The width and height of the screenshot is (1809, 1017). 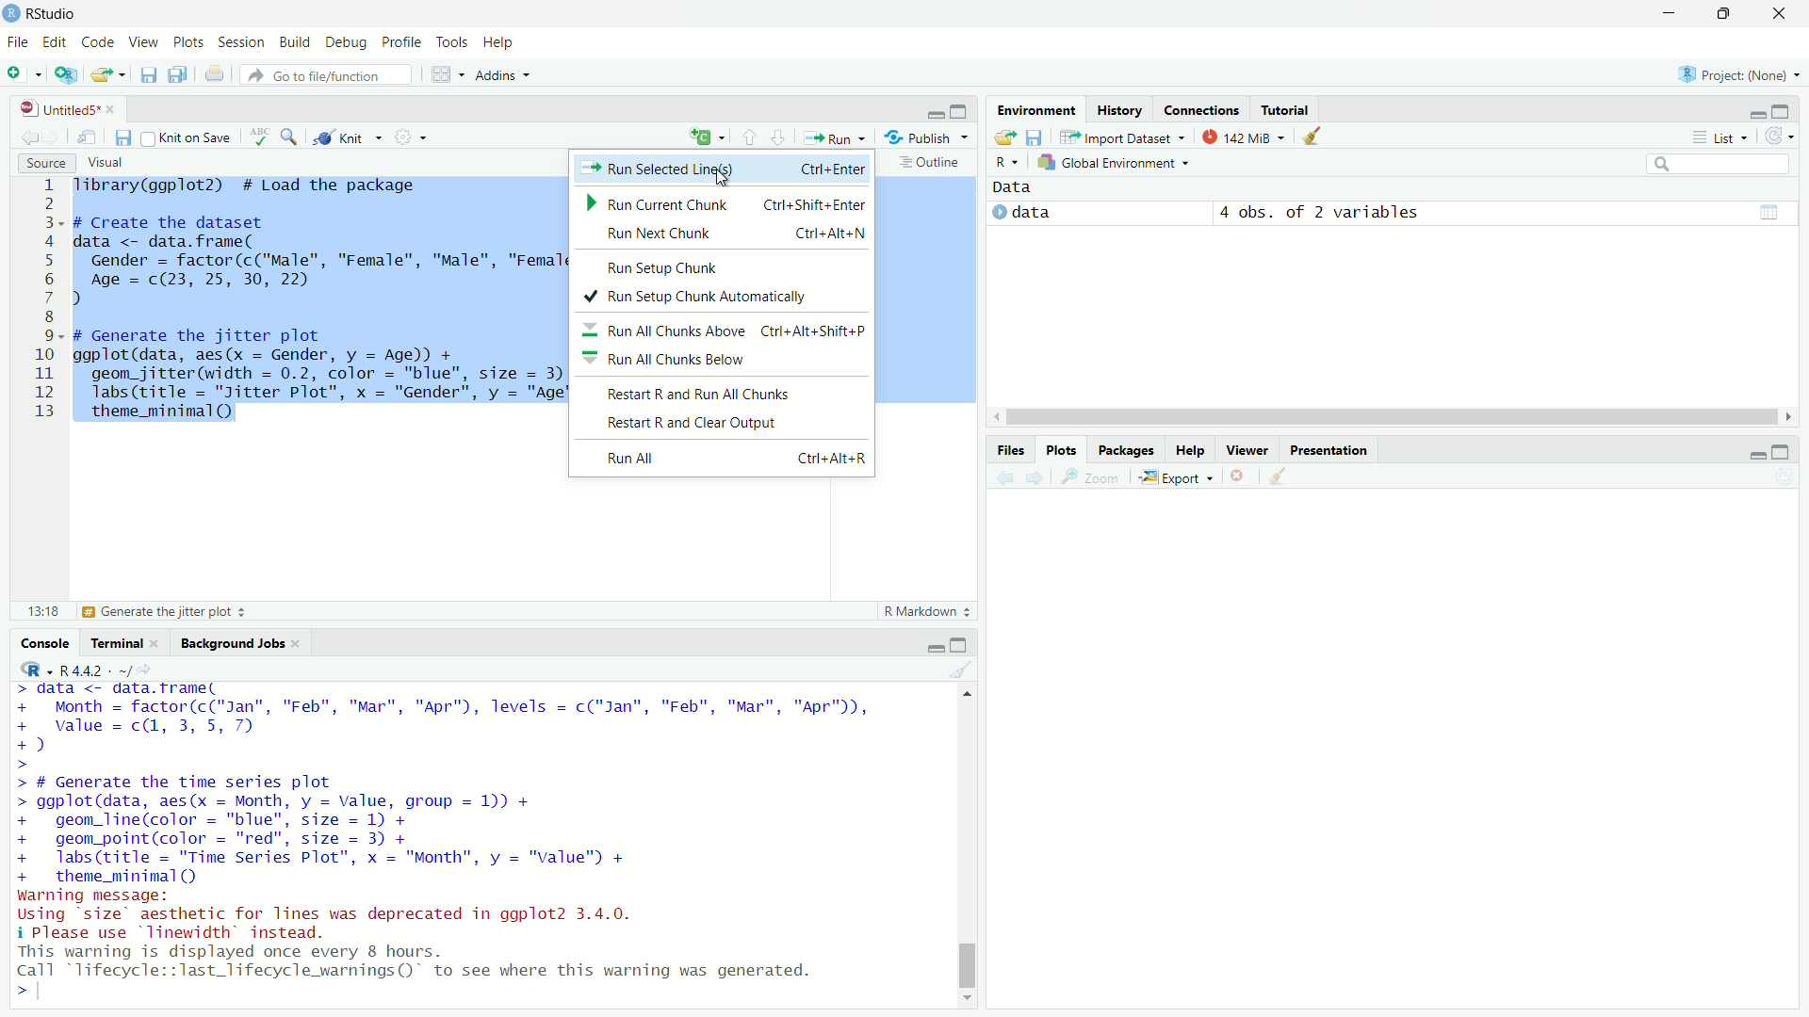 I want to click on close, so click(x=1785, y=13).